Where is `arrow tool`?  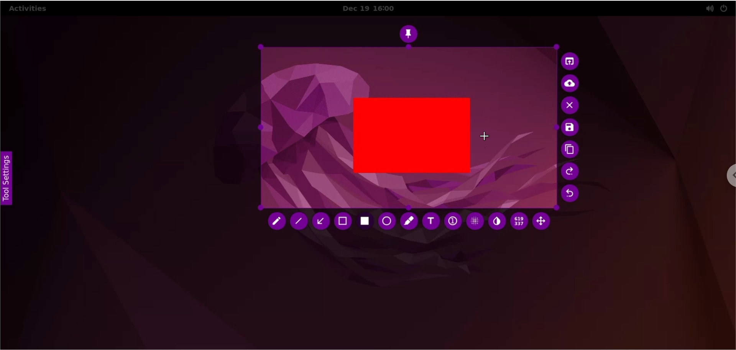 arrow tool is located at coordinates (321, 222).